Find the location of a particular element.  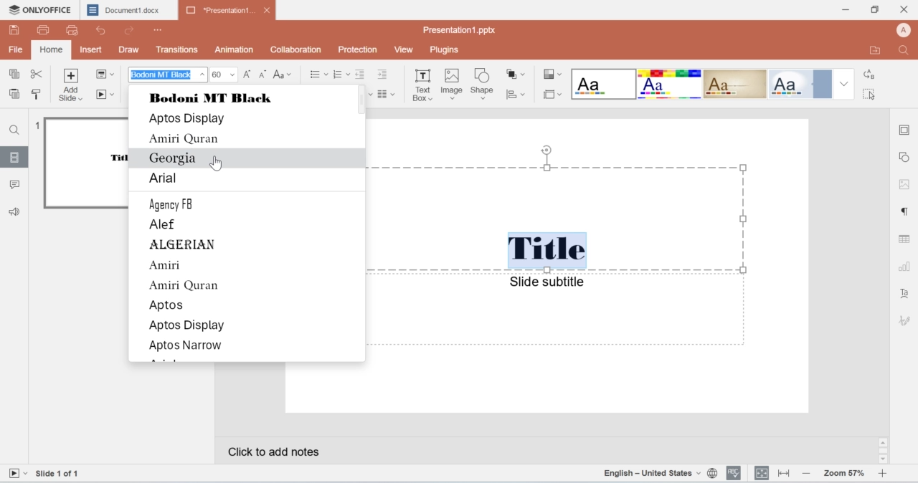

Presentation1 is located at coordinates (227, 11).